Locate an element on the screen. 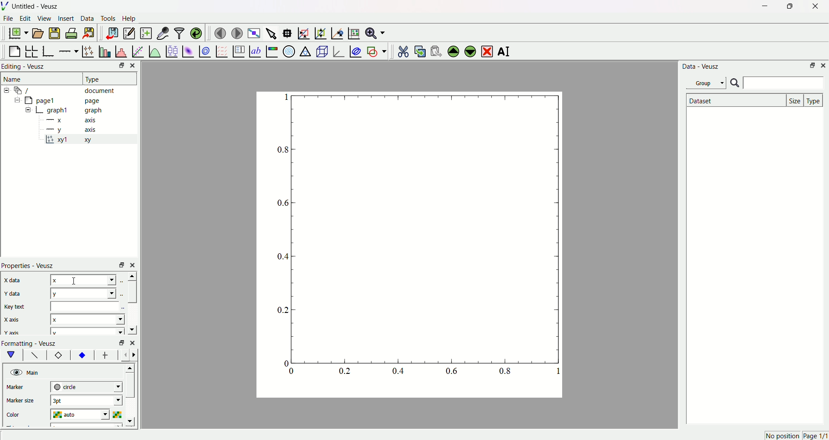  move left is located at coordinates (126, 355).